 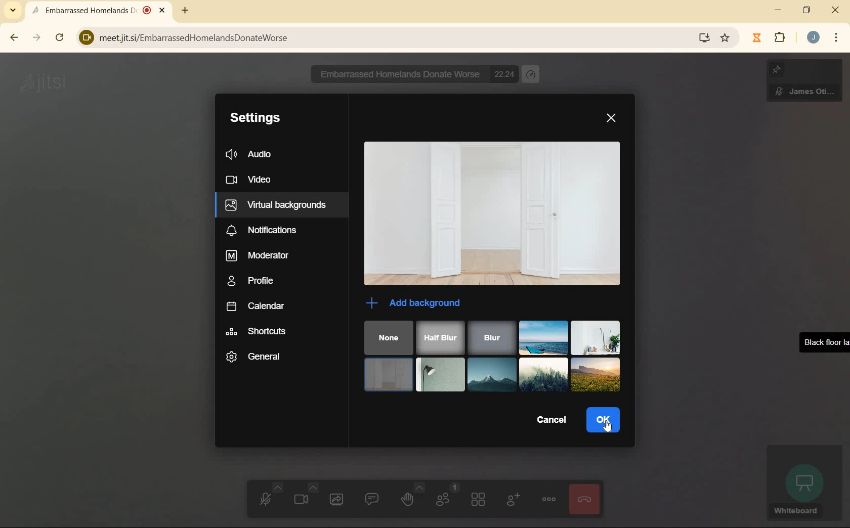 What do you see at coordinates (253, 119) in the screenshot?
I see `settings` at bounding box center [253, 119].